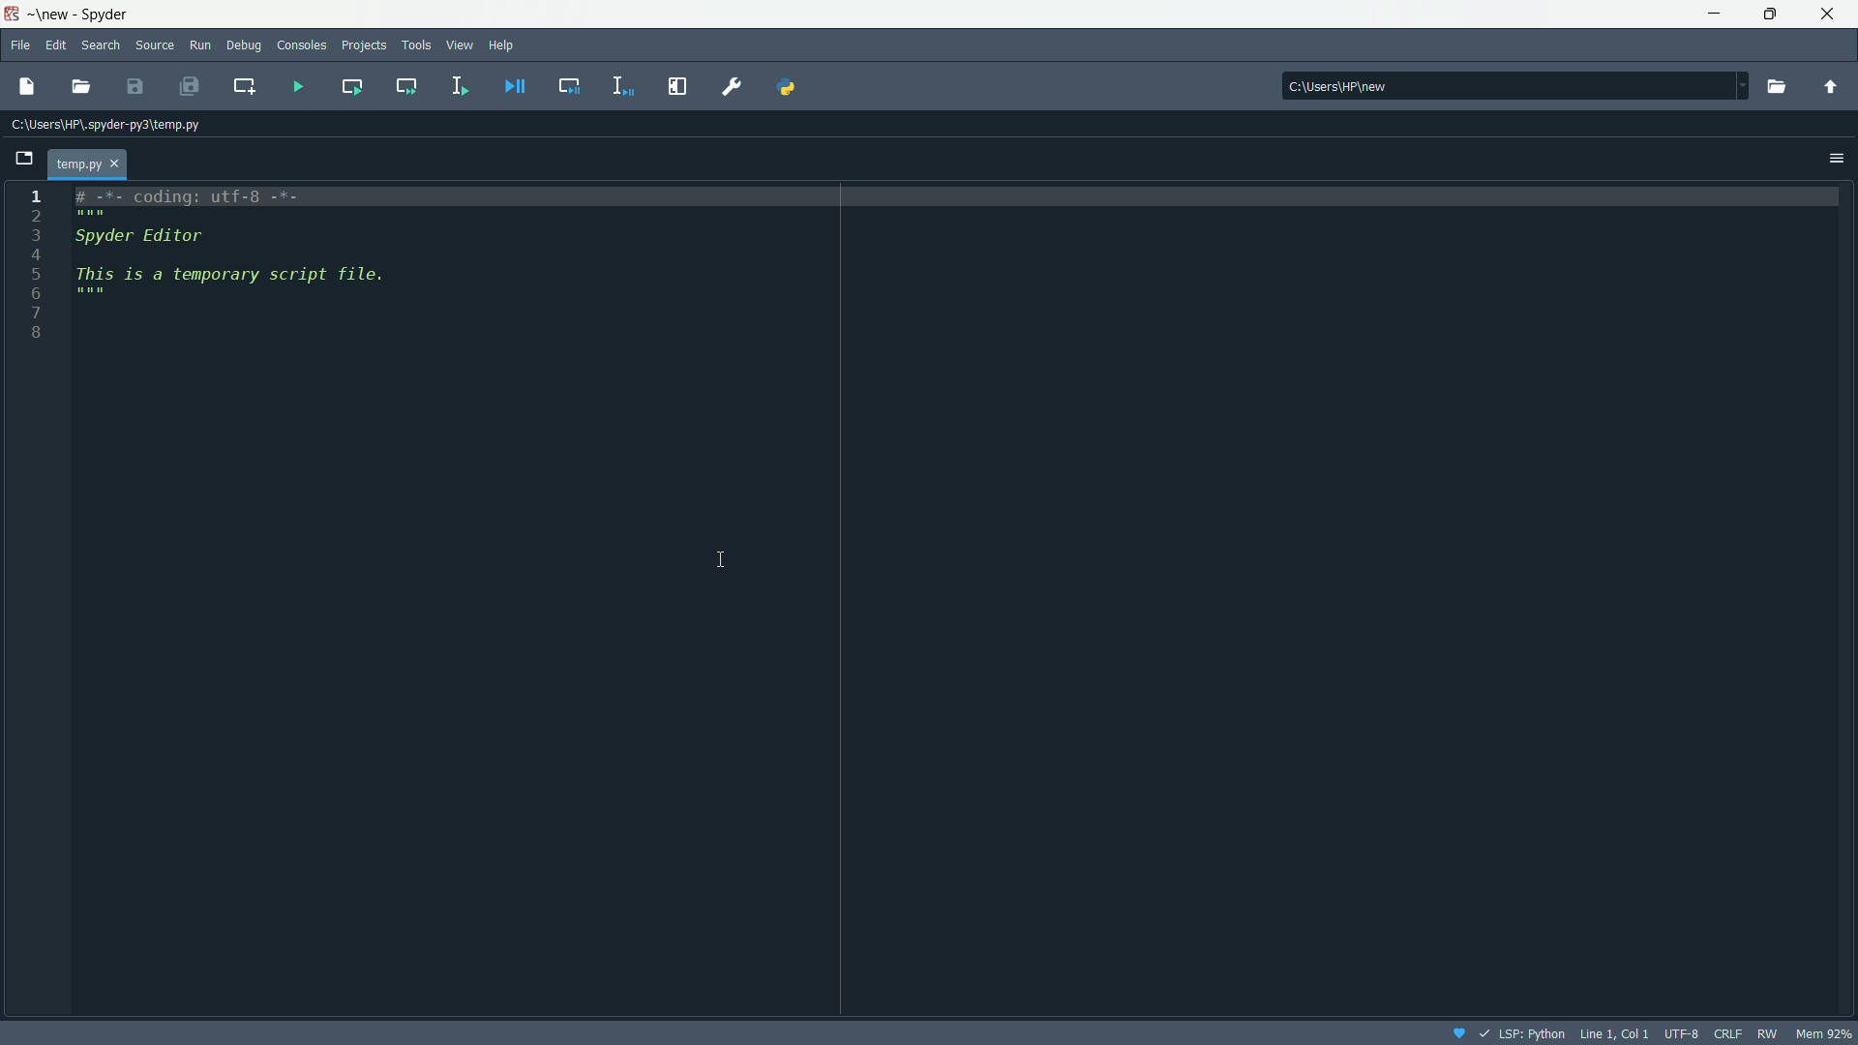 Image resolution: width=1858 pixels, height=1045 pixels. Describe the element at coordinates (1712, 12) in the screenshot. I see `minimize` at that location.